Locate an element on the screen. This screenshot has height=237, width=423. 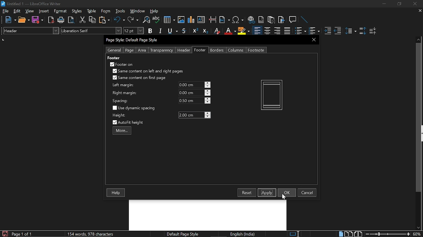
Current pageview is located at coordinates (272, 95).